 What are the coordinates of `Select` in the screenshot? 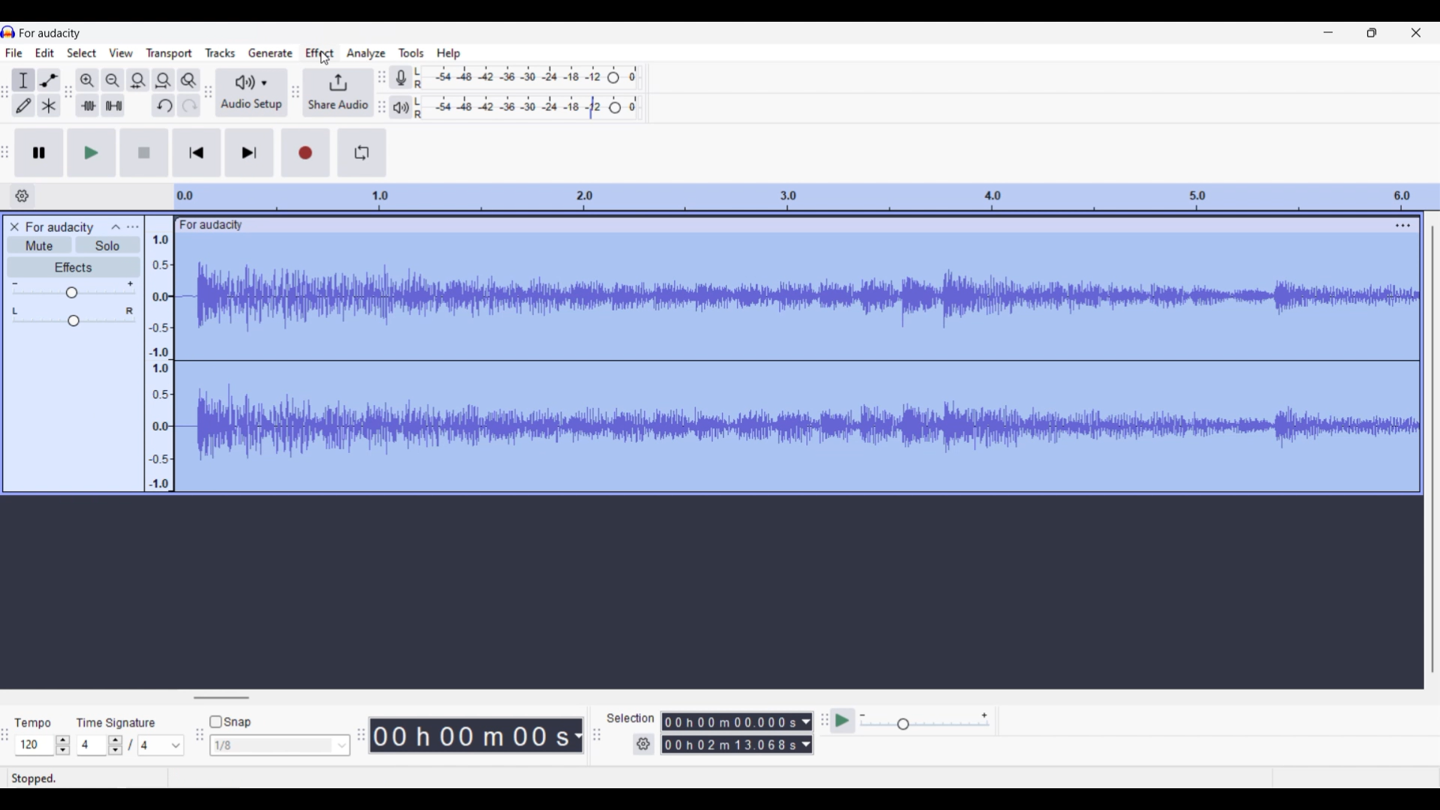 It's located at (82, 52).